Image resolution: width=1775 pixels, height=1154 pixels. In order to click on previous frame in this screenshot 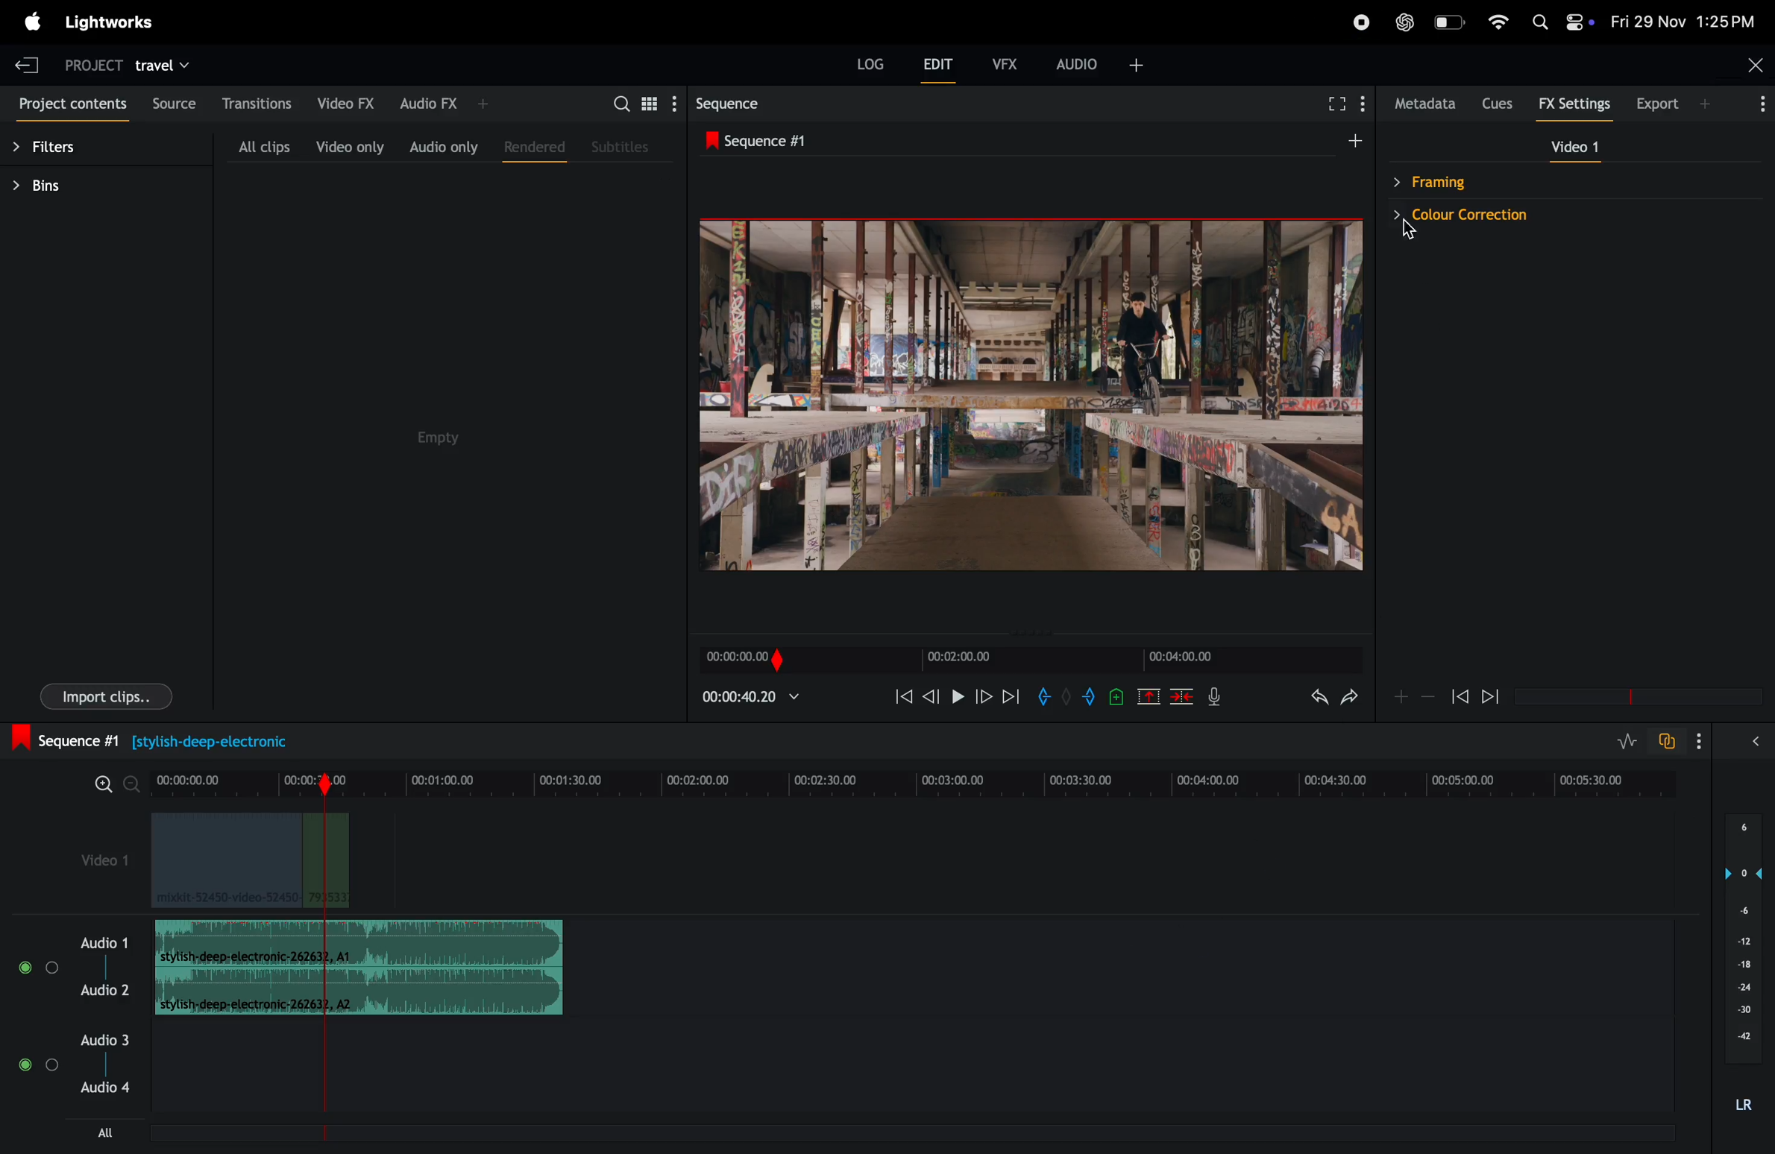, I will do `click(934, 695)`.